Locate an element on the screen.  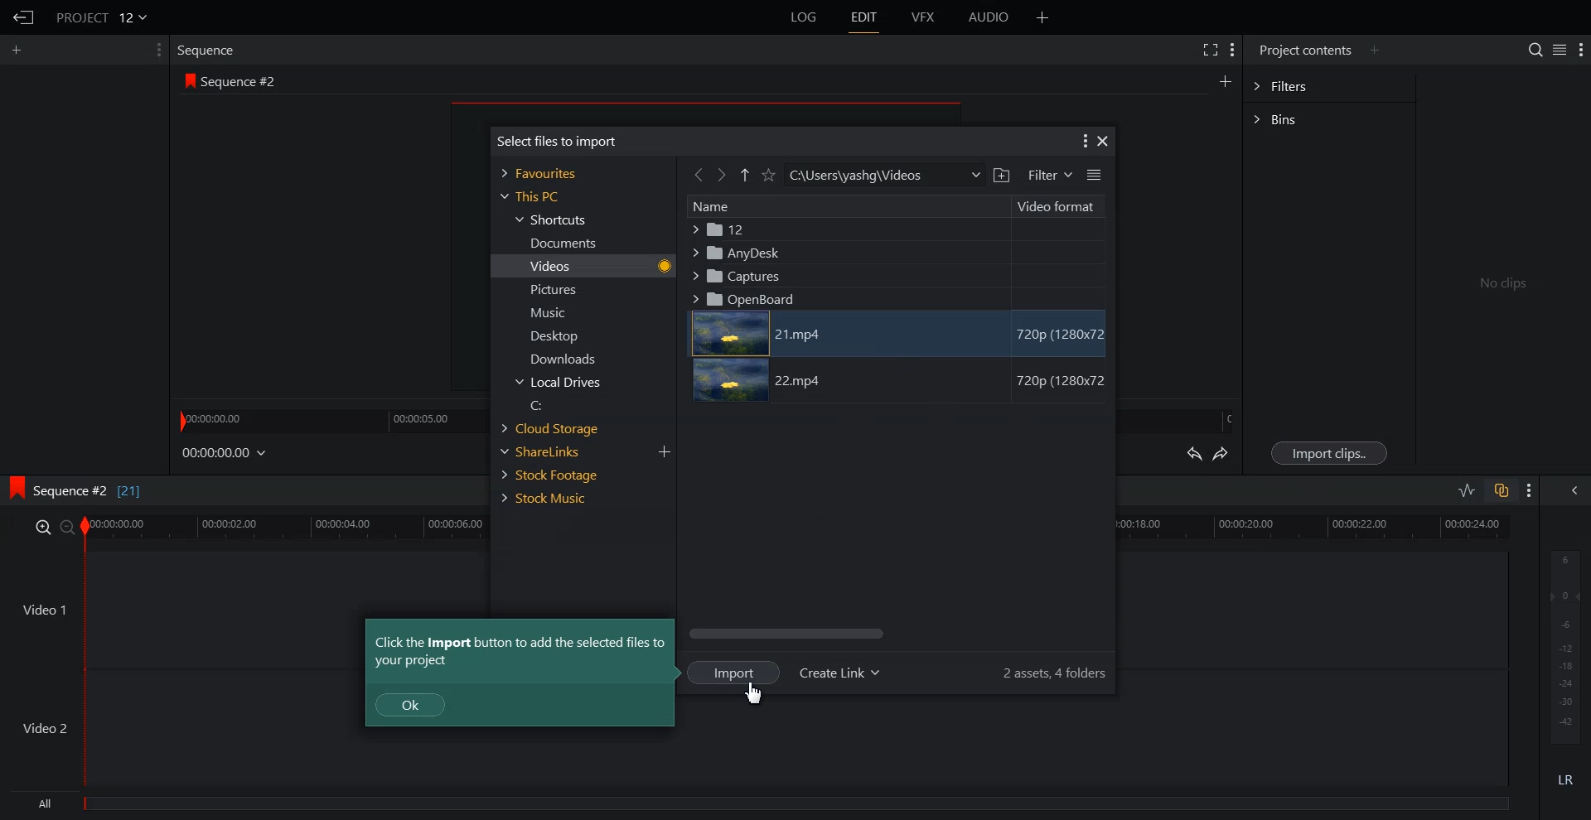
Up to is located at coordinates (746, 174).